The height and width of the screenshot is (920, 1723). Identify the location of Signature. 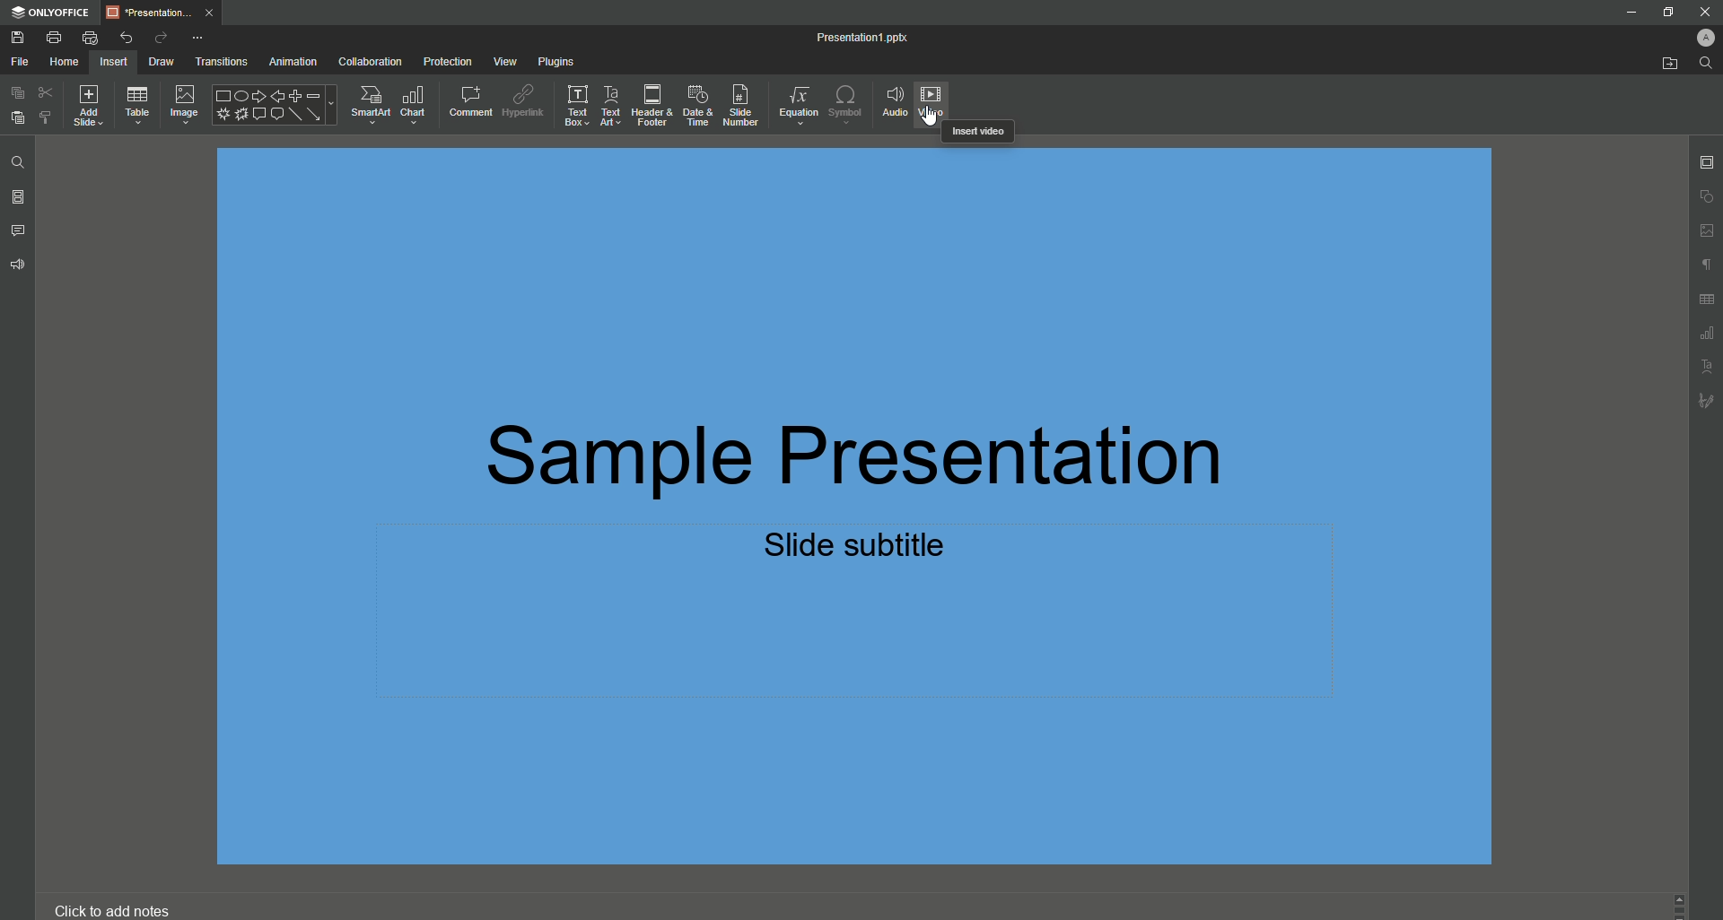
(1706, 400).